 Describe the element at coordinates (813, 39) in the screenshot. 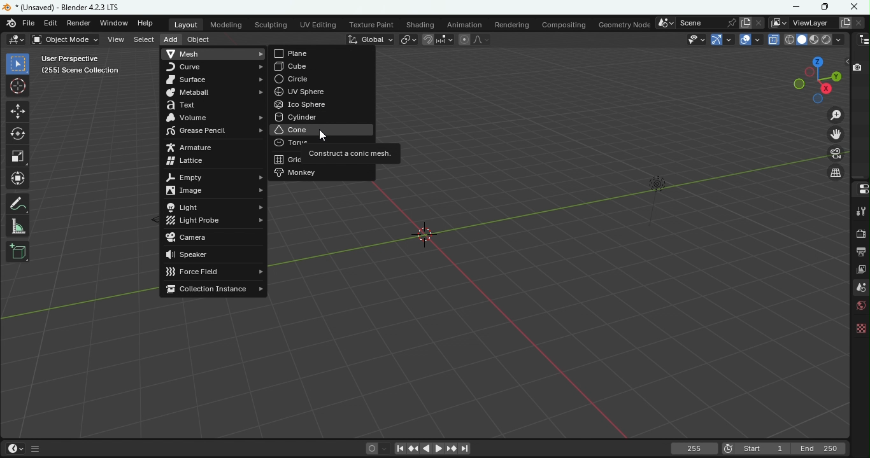

I see `Viewport shading: Material preview` at that location.